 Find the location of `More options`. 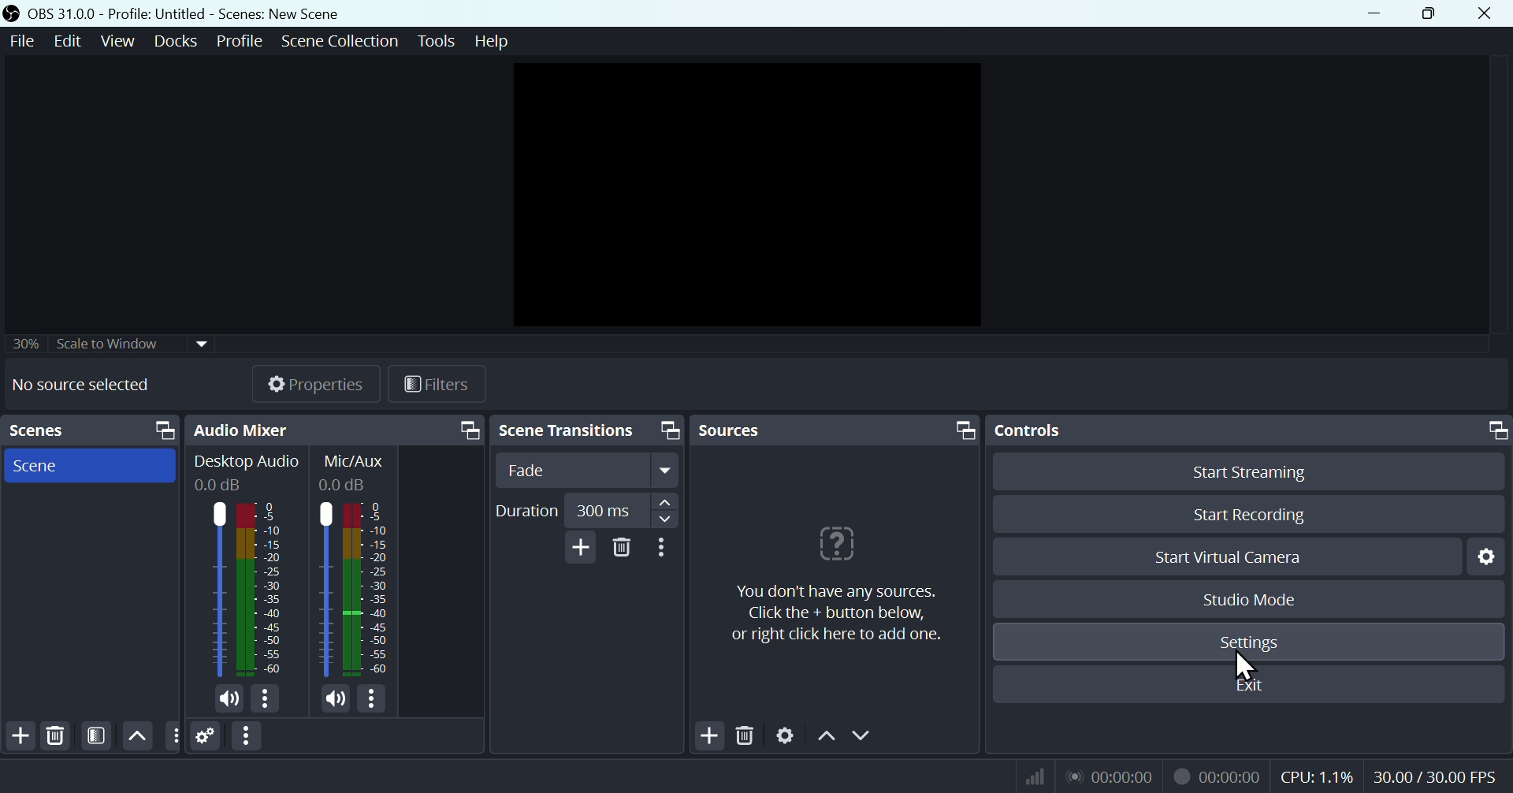

More options is located at coordinates (667, 553).